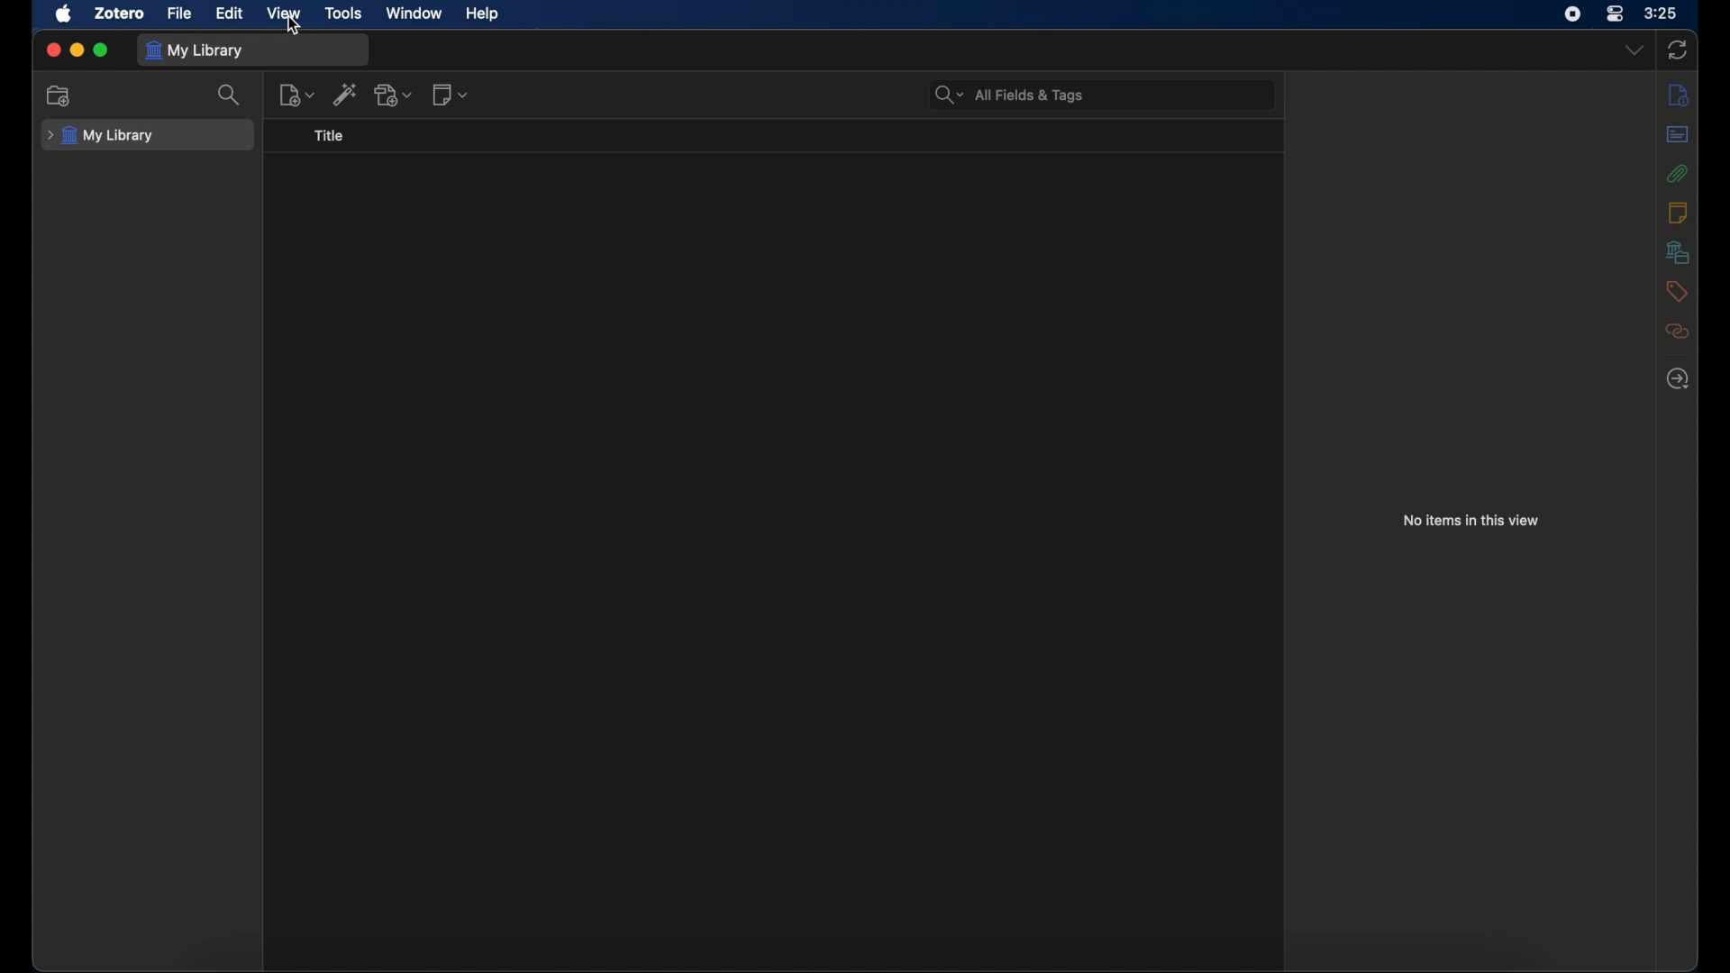  I want to click on close, so click(52, 50).